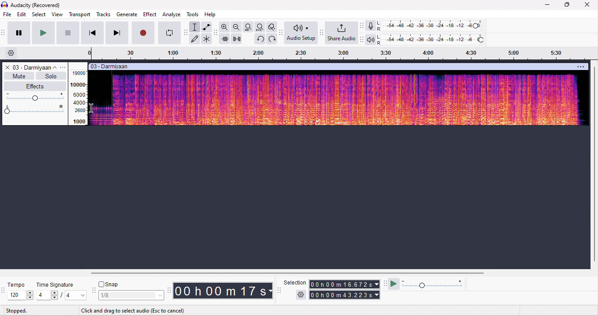 The width and height of the screenshot is (598, 316). Describe the element at coordinates (7, 14) in the screenshot. I see `file` at that location.